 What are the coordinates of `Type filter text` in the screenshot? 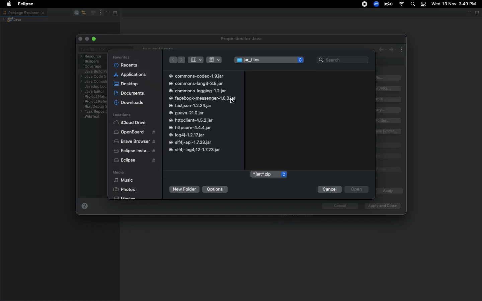 It's located at (94, 50).